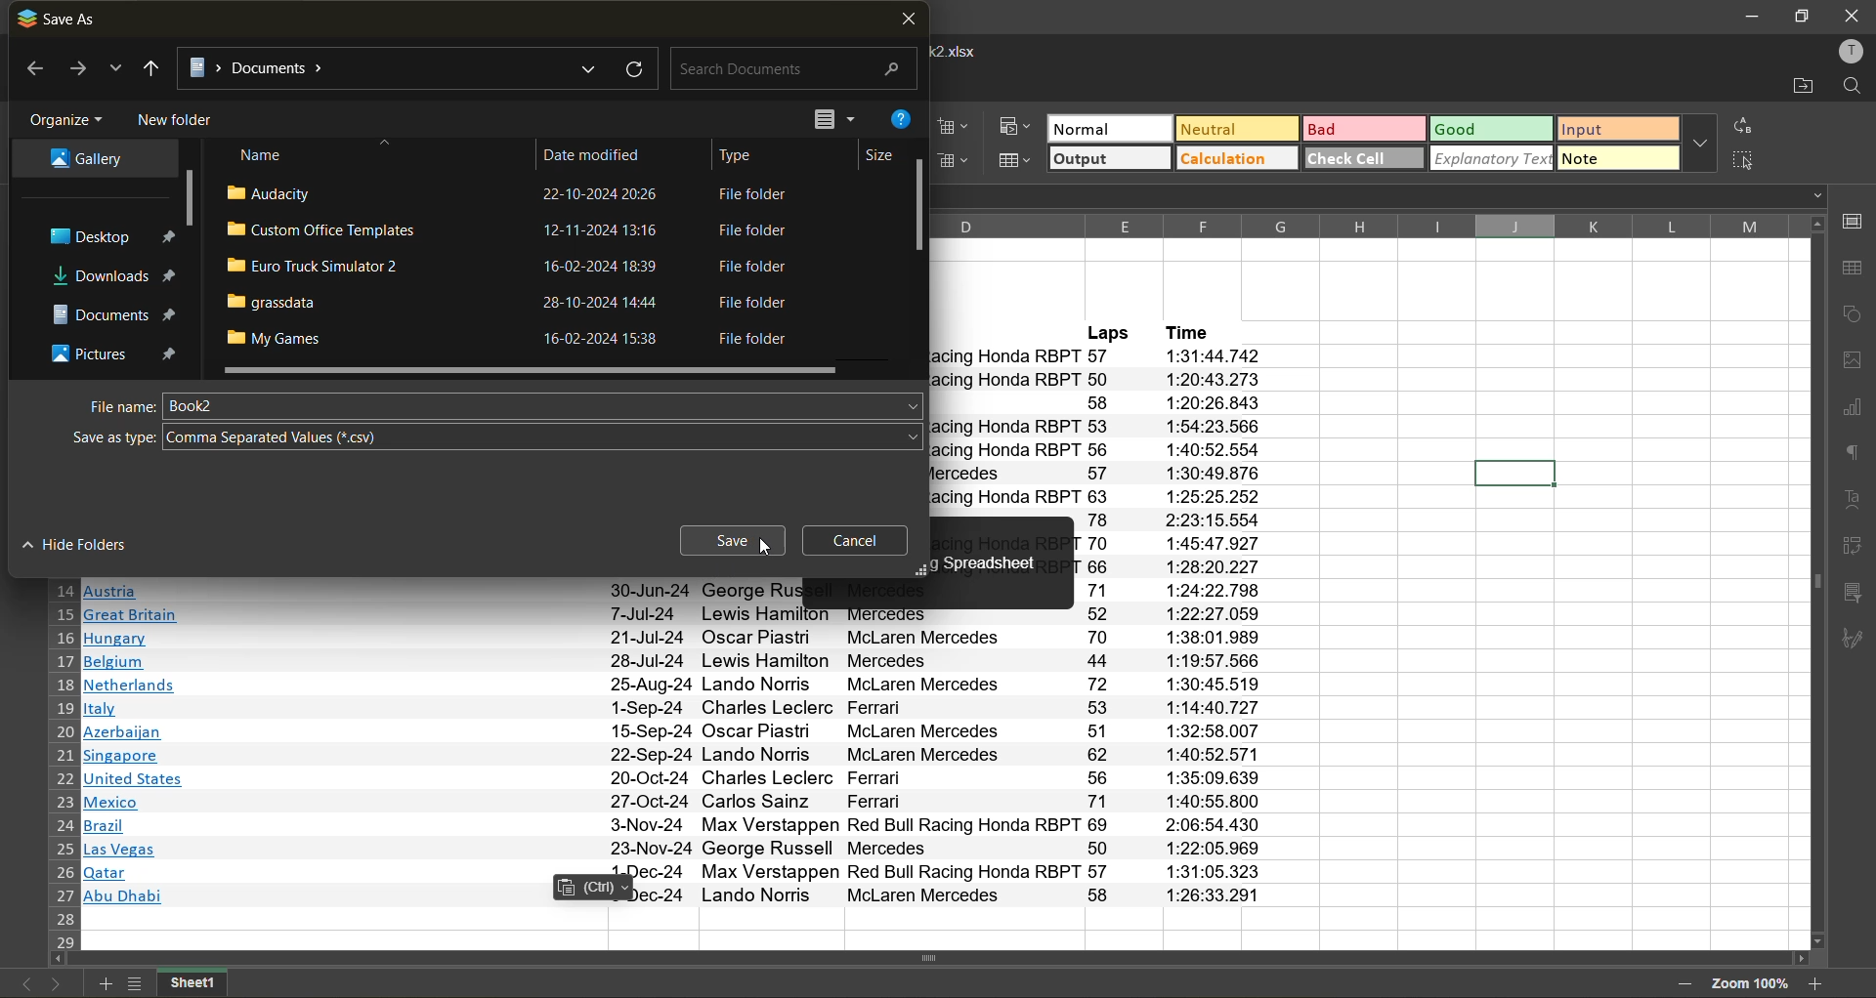 This screenshot has height=998, width=1876. Describe the element at coordinates (1857, 643) in the screenshot. I see `signature` at that location.